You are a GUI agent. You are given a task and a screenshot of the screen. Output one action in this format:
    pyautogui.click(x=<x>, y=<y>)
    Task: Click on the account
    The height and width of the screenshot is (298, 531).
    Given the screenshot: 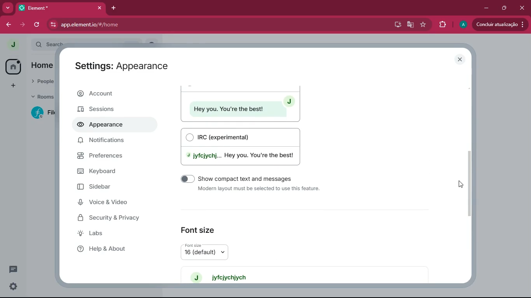 What is the action you would take?
    pyautogui.click(x=114, y=95)
    